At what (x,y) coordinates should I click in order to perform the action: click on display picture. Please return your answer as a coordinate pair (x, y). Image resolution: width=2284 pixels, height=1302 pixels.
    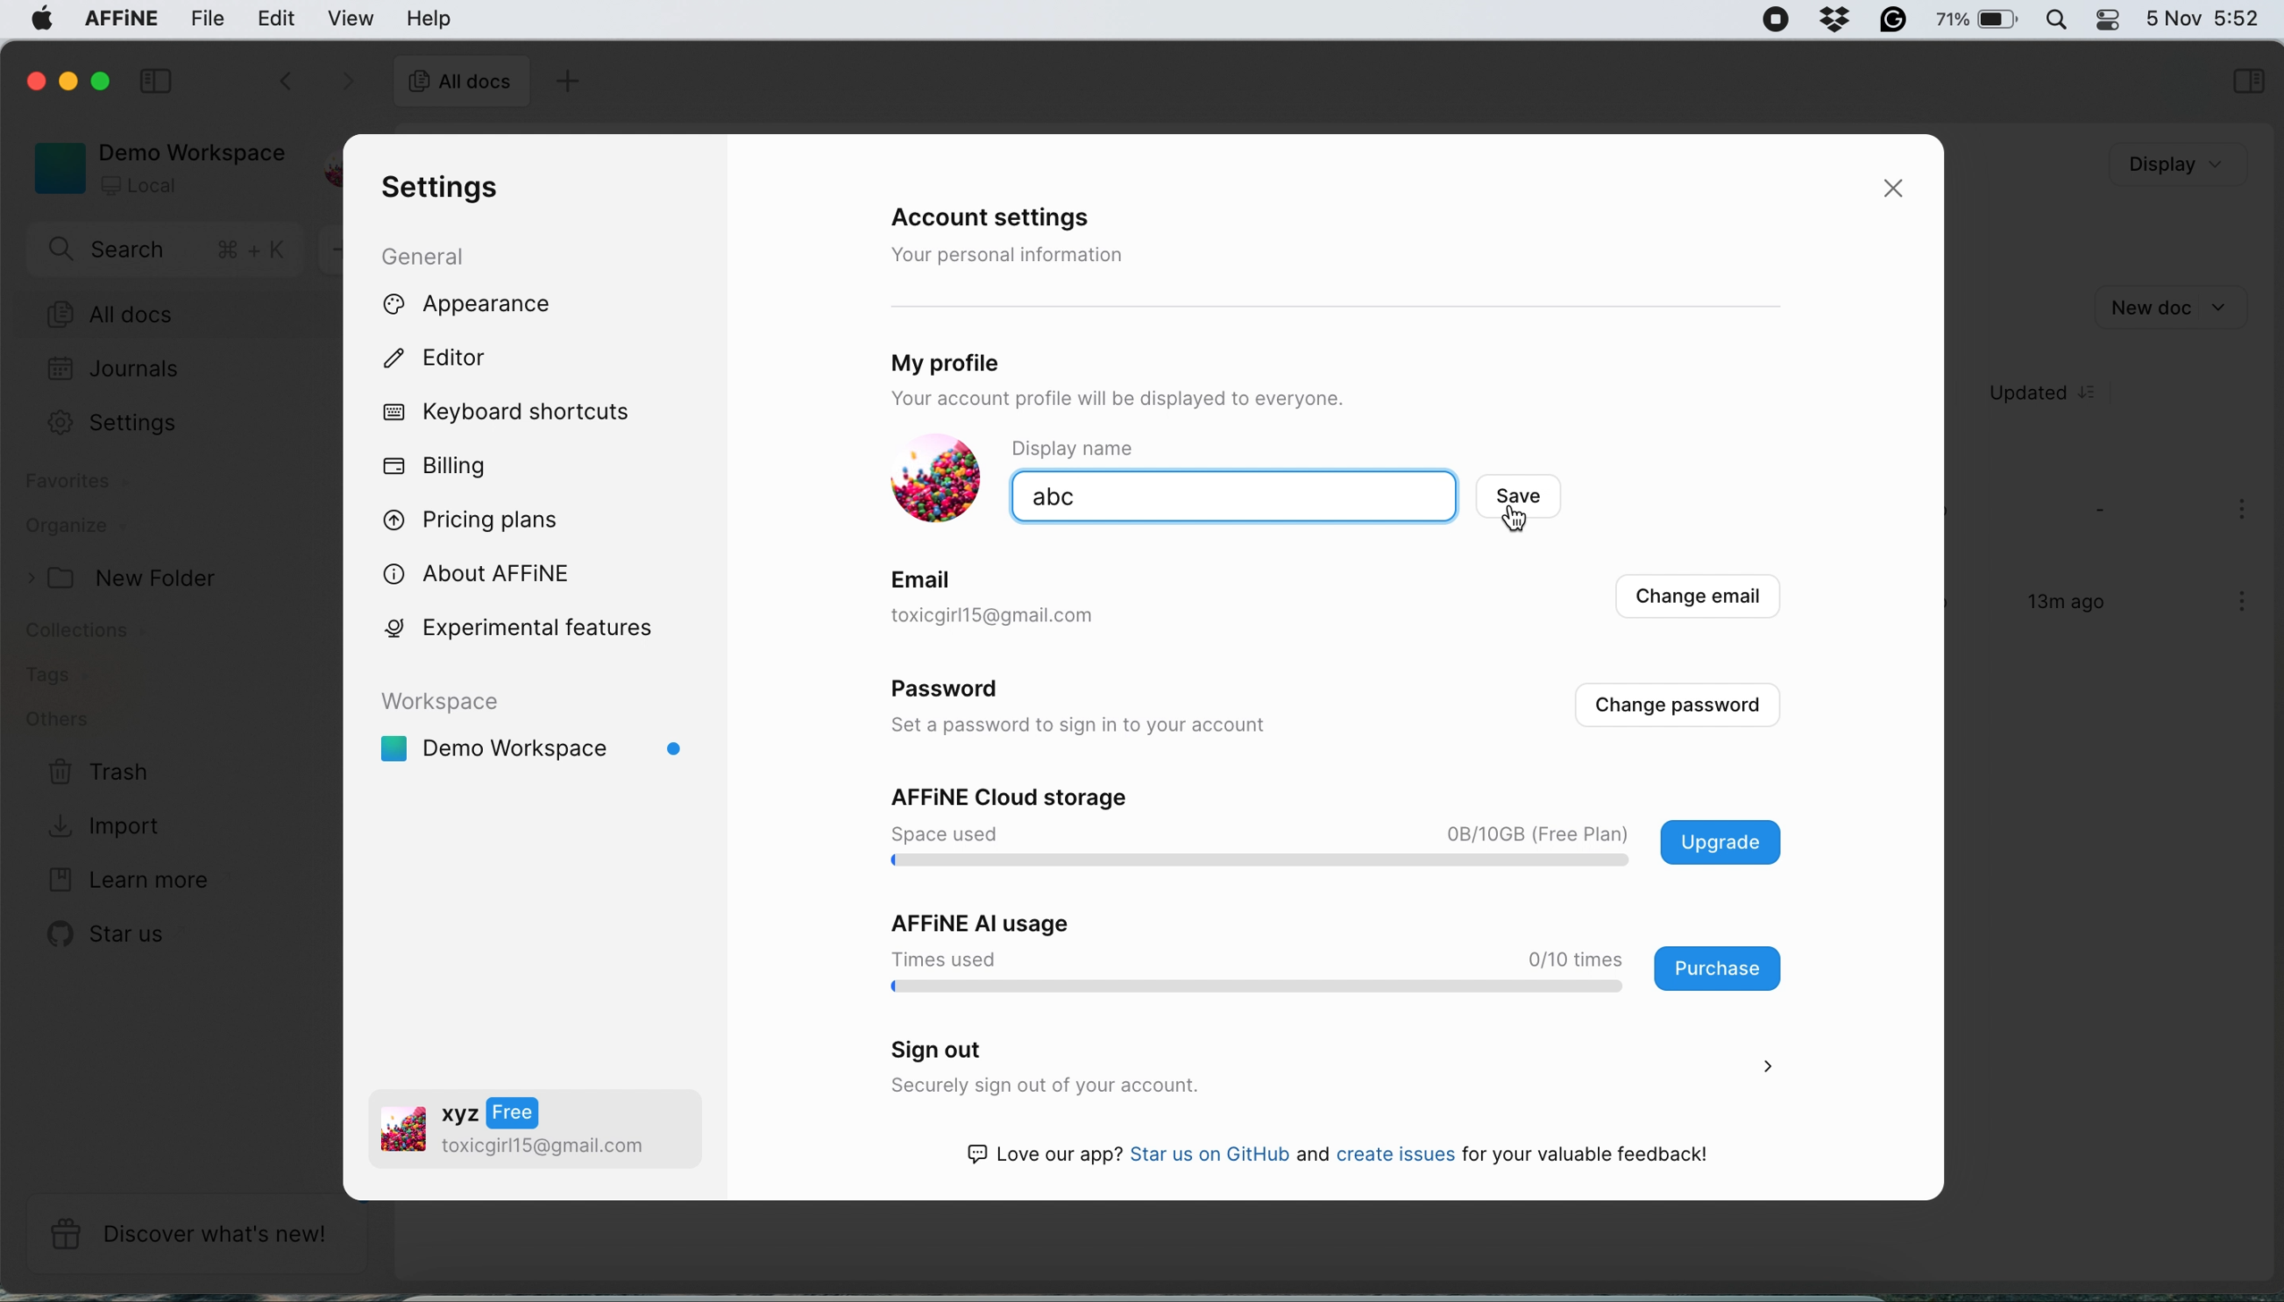
    Looking at the image, I should click on (927, 480).